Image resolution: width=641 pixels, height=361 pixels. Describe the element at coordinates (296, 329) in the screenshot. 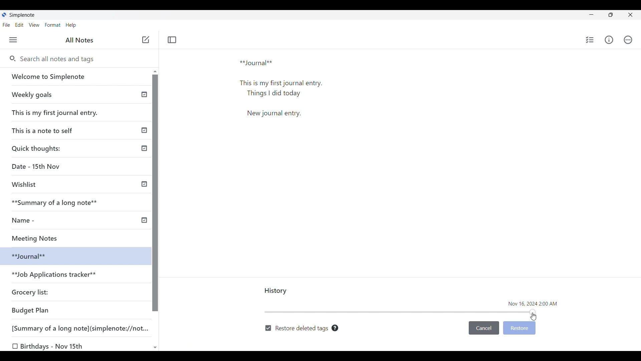

I see `Toggle to restore deleted tags` at that location.